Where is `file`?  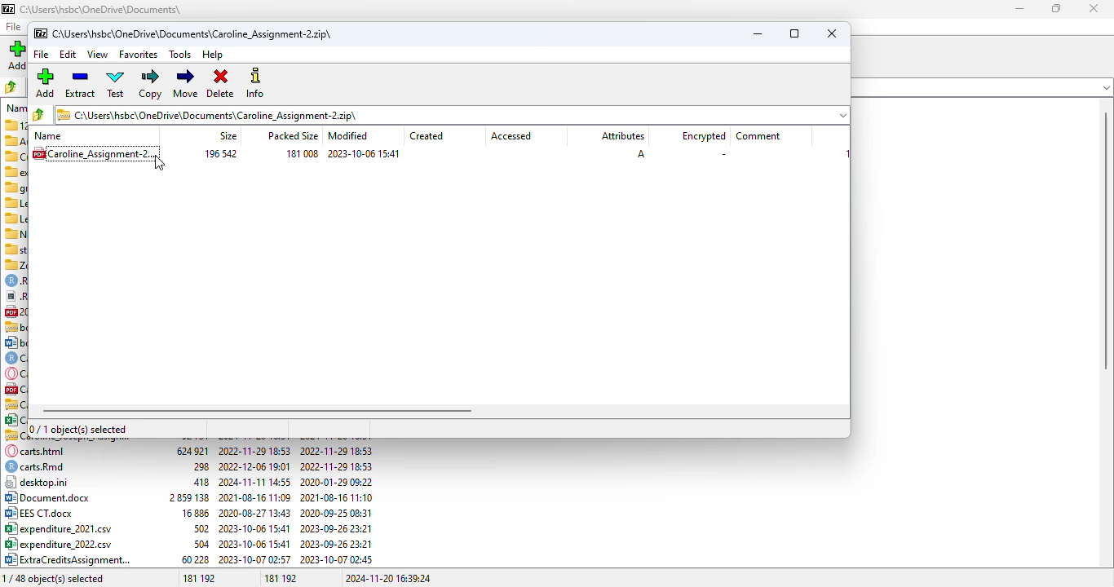 file is located at coordinates (41, 55).